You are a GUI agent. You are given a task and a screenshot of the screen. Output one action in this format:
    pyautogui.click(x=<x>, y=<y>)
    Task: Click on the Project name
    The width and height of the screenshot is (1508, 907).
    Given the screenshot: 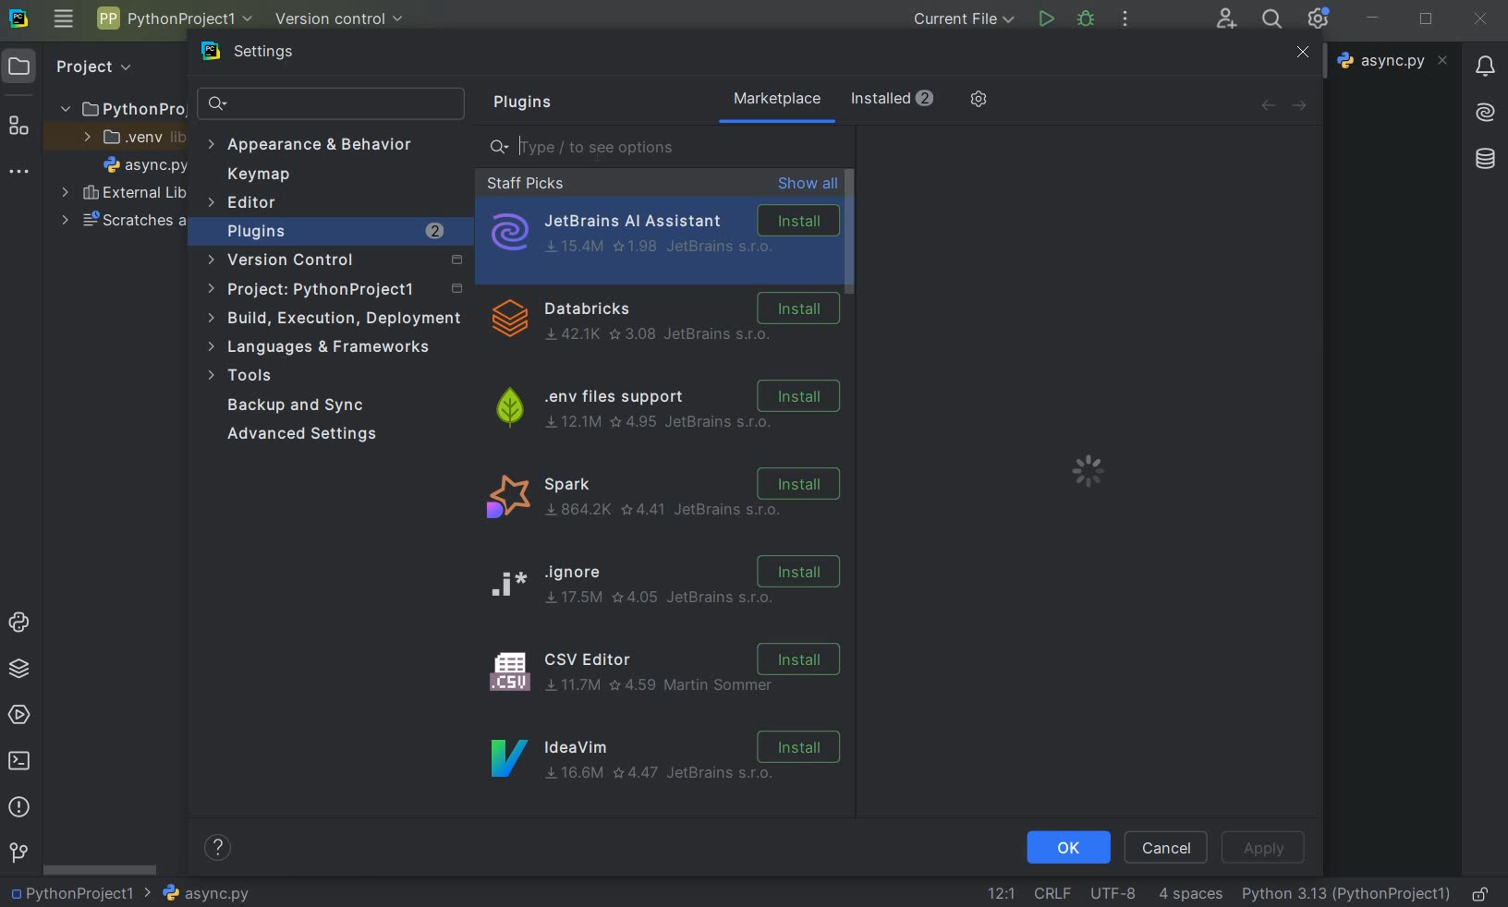 What is the action you would take?
    pyautogui.click(x=81, y=892)
    